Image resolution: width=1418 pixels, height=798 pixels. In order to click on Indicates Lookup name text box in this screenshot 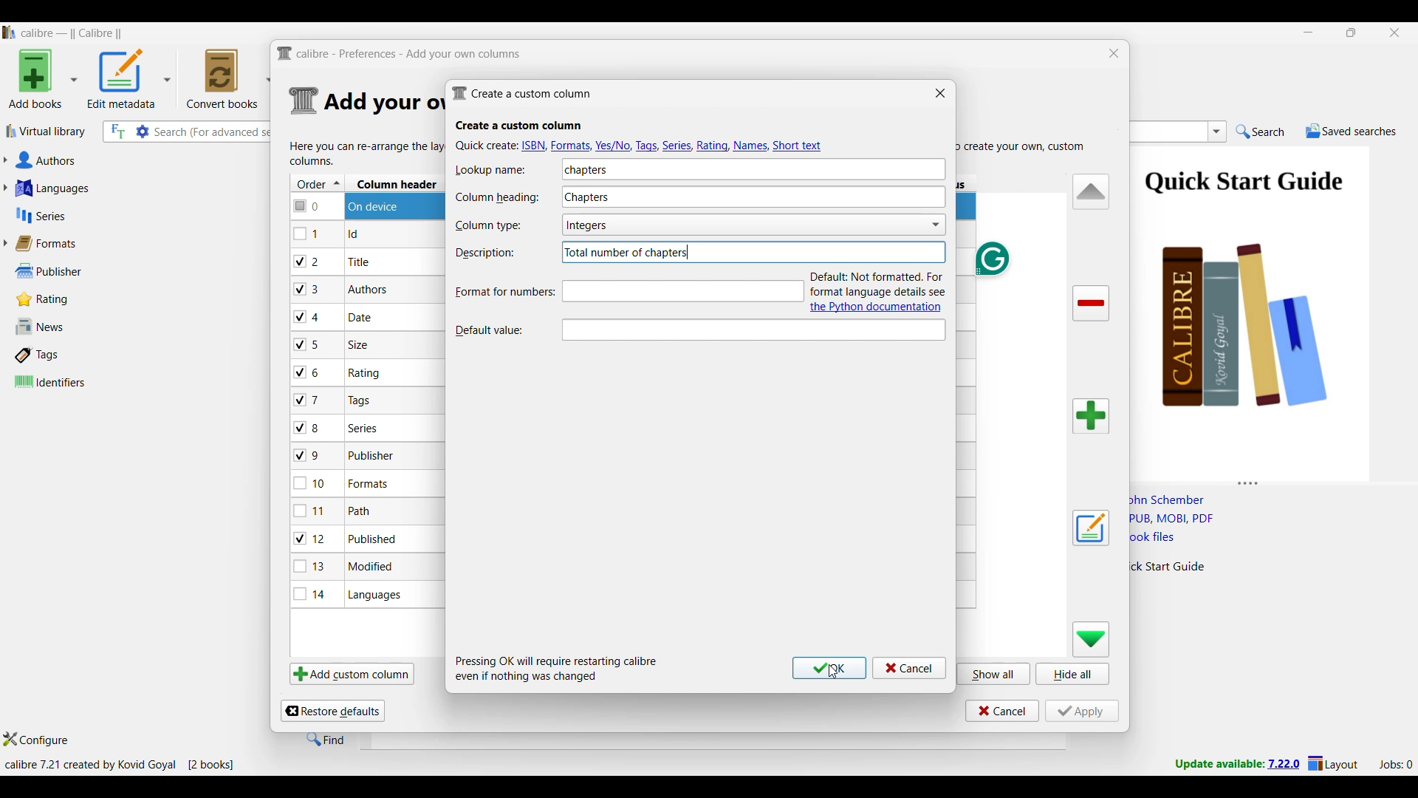, I will do `click(496, 170)`.